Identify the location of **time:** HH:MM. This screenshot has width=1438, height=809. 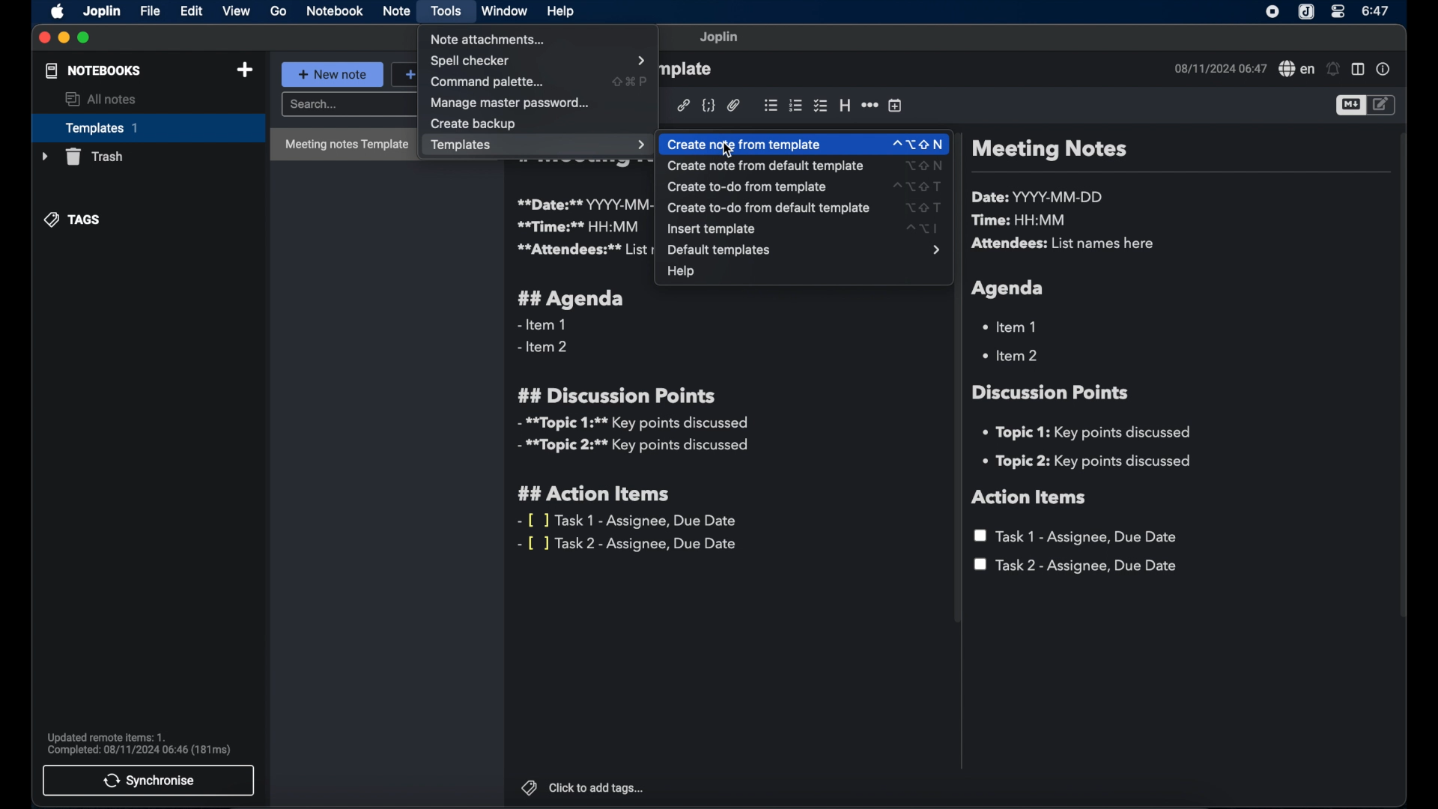
(579, 226).